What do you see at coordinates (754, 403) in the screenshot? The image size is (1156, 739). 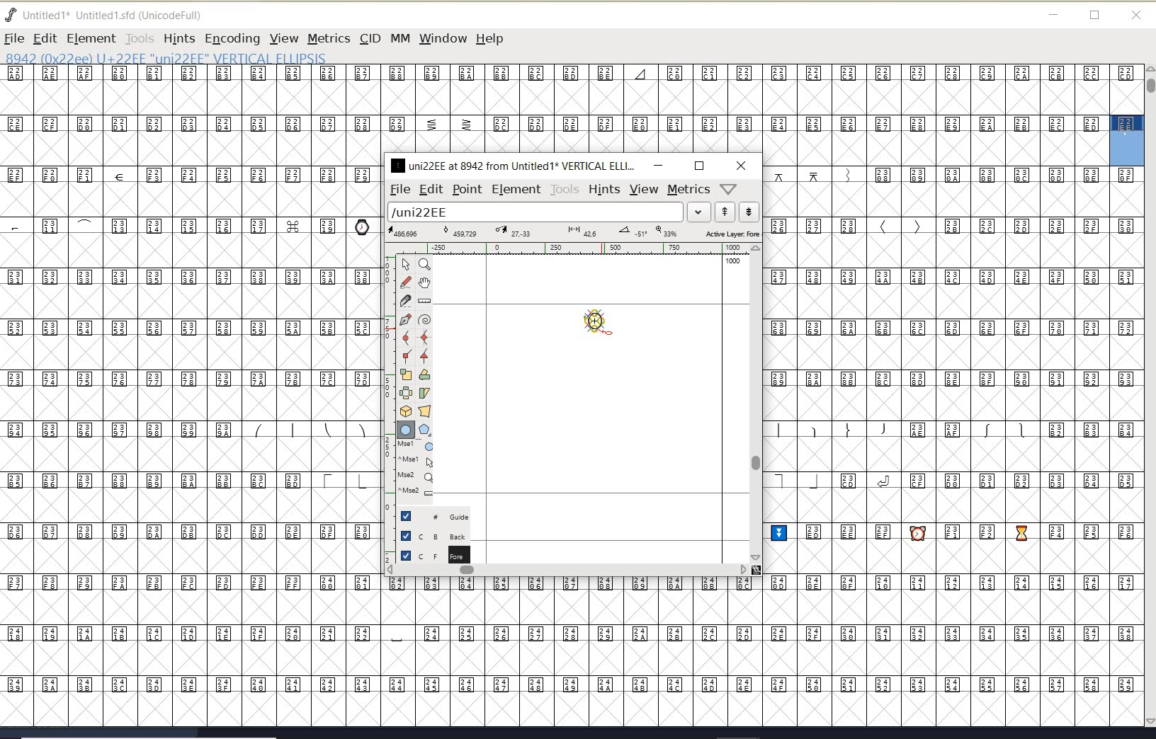 I see `scrollbar` at bounding box center [754, 403].